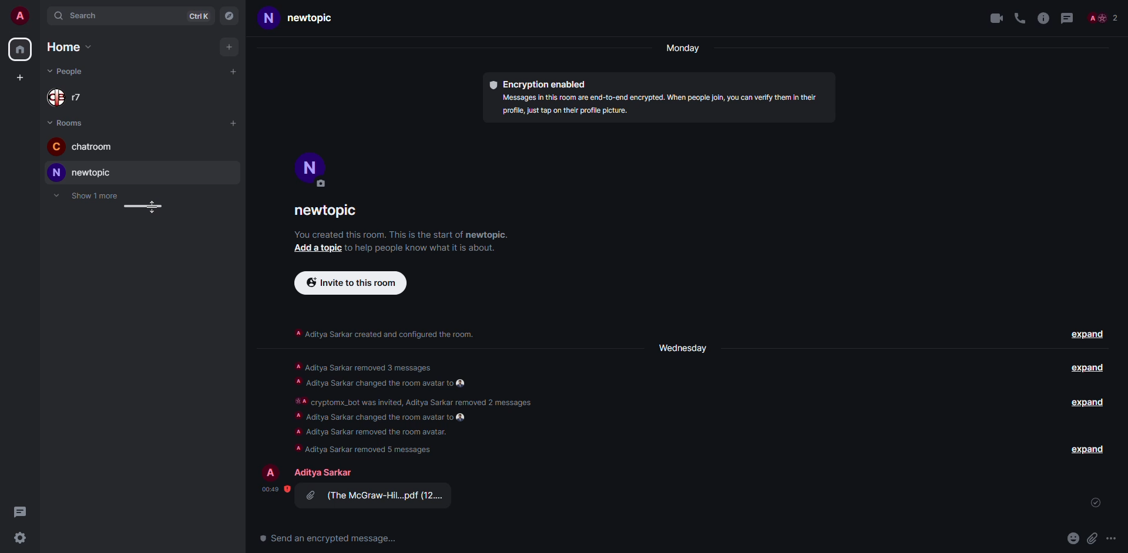 The width and height of the screenshot is (1128, 553). I want to click on Ctrl K, so click(201, 16).